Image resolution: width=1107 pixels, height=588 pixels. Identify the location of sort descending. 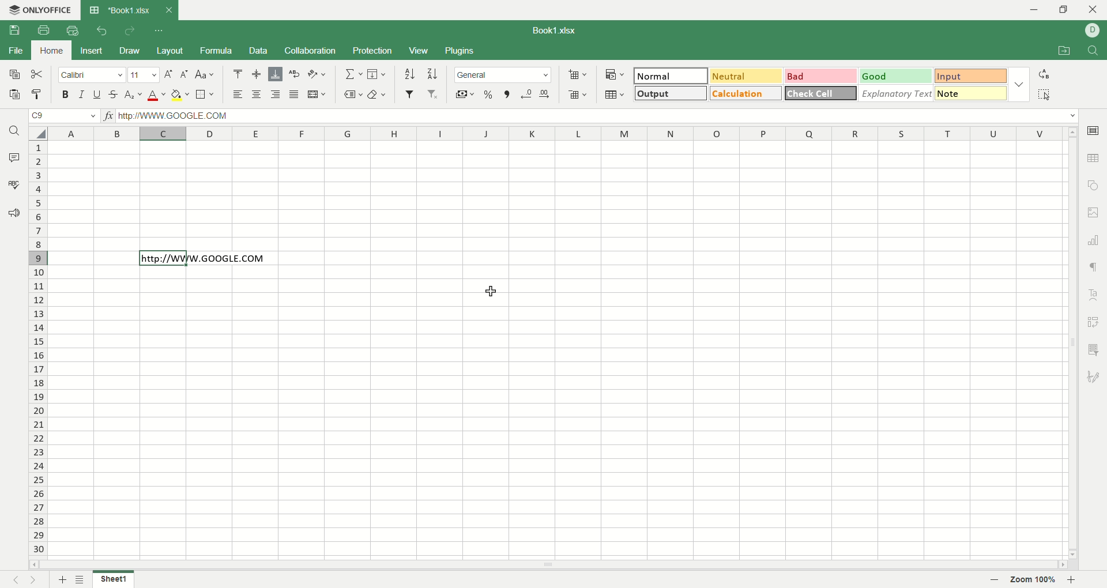
(431, 74).